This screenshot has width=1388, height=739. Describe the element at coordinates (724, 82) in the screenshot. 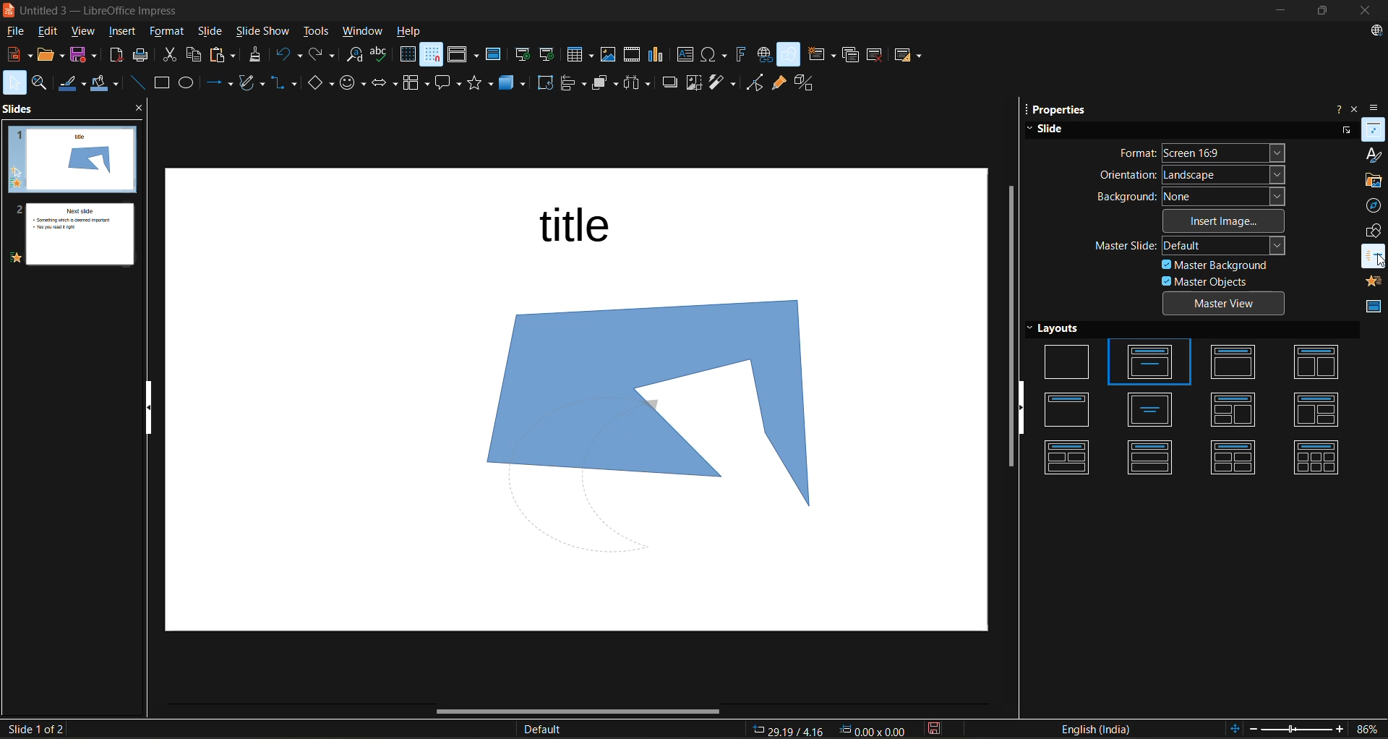

I see `filter` at that location.